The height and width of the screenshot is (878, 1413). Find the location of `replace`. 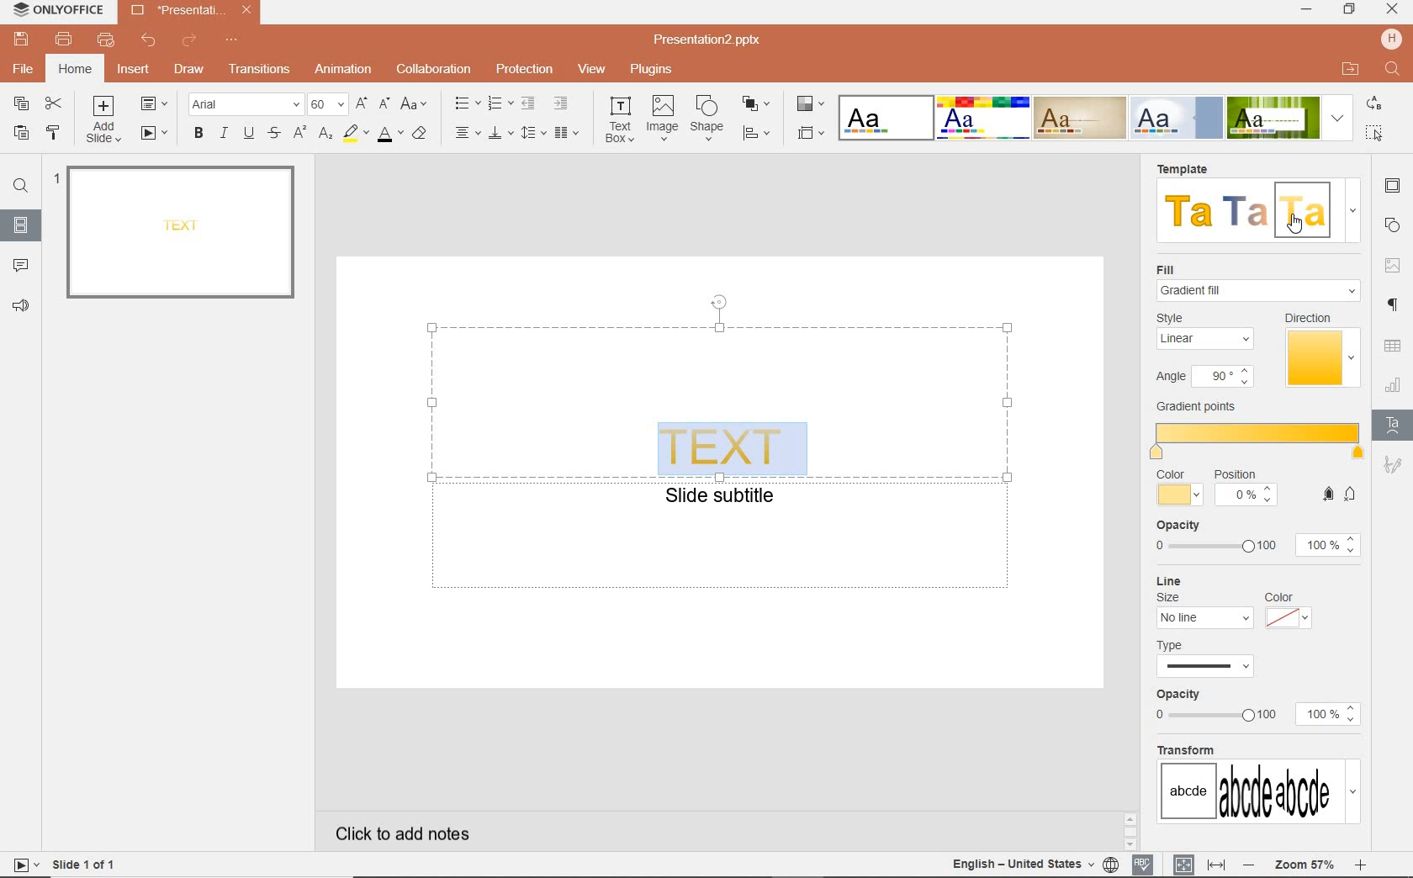

replace is located at coordinates (1376, 105).